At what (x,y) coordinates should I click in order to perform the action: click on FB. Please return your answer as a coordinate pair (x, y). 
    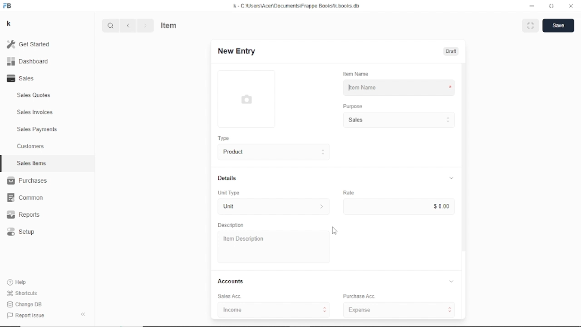
    Looking at the image, I should click on (8, 6).